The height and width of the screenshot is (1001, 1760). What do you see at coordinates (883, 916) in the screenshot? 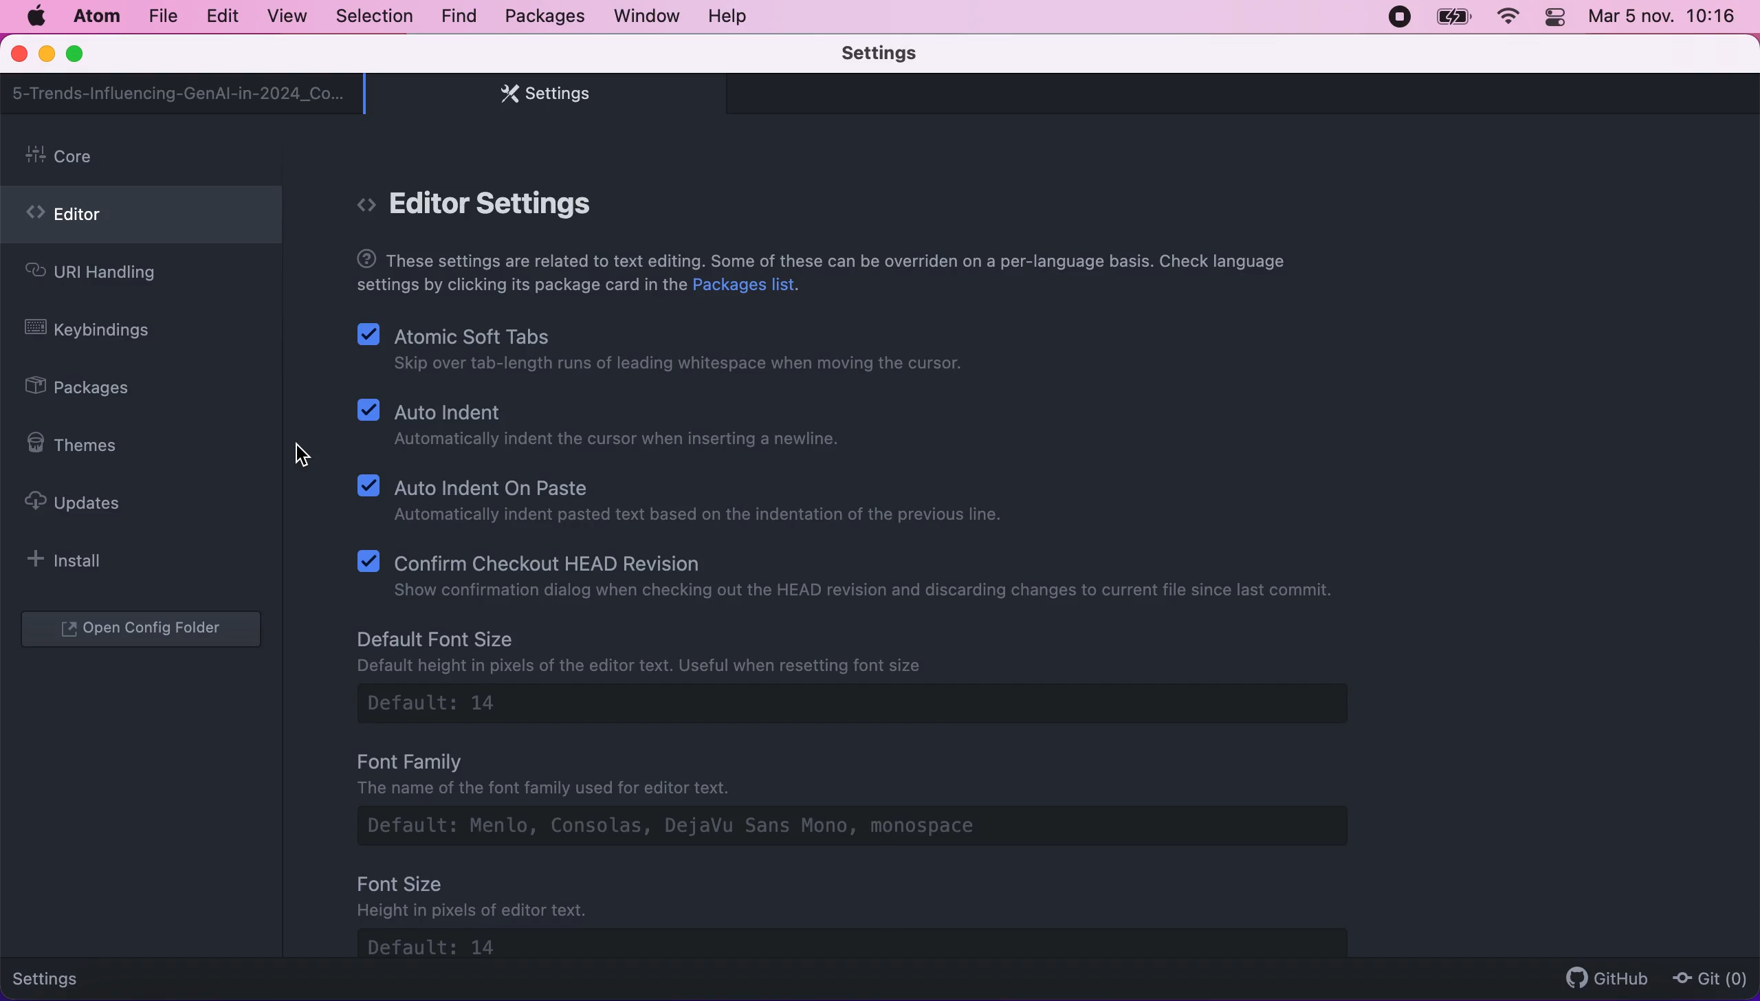
I see `font size` at bounding box center [883, 916].